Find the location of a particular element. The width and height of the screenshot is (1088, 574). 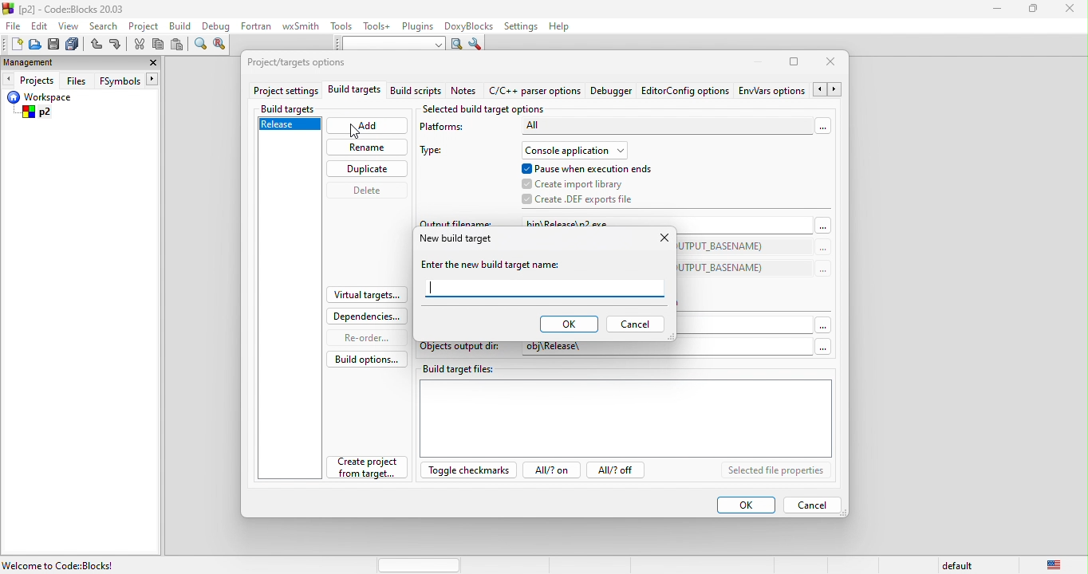

enter the new build target name is located at coordinates (543, 279).